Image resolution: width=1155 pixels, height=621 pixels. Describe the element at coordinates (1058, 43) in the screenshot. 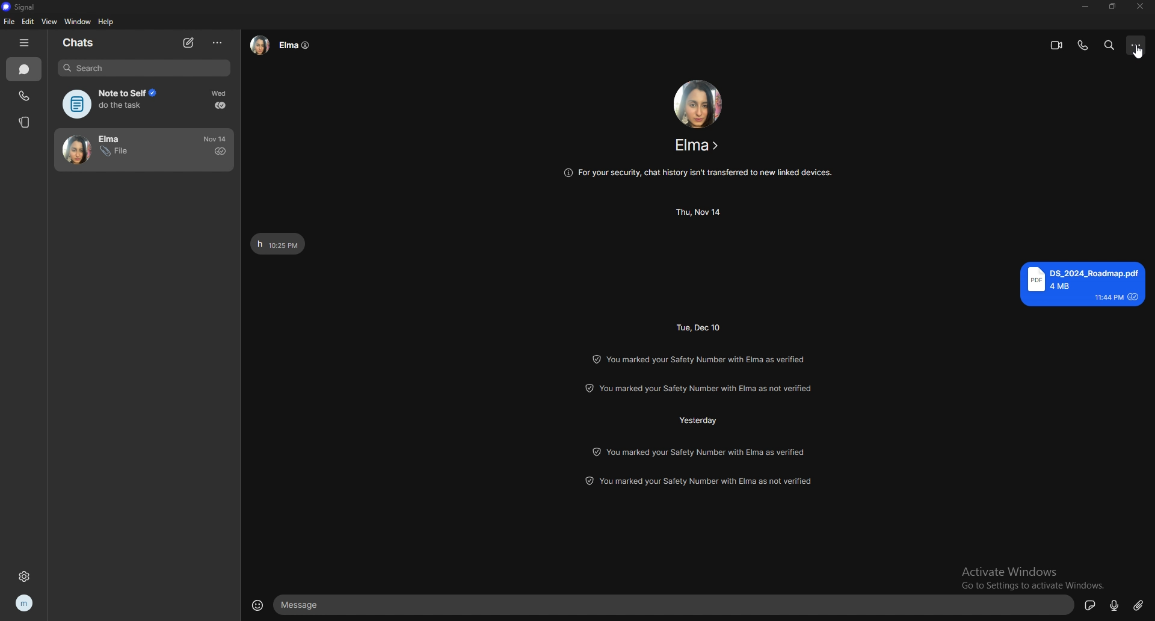

I see `video call` at that location.